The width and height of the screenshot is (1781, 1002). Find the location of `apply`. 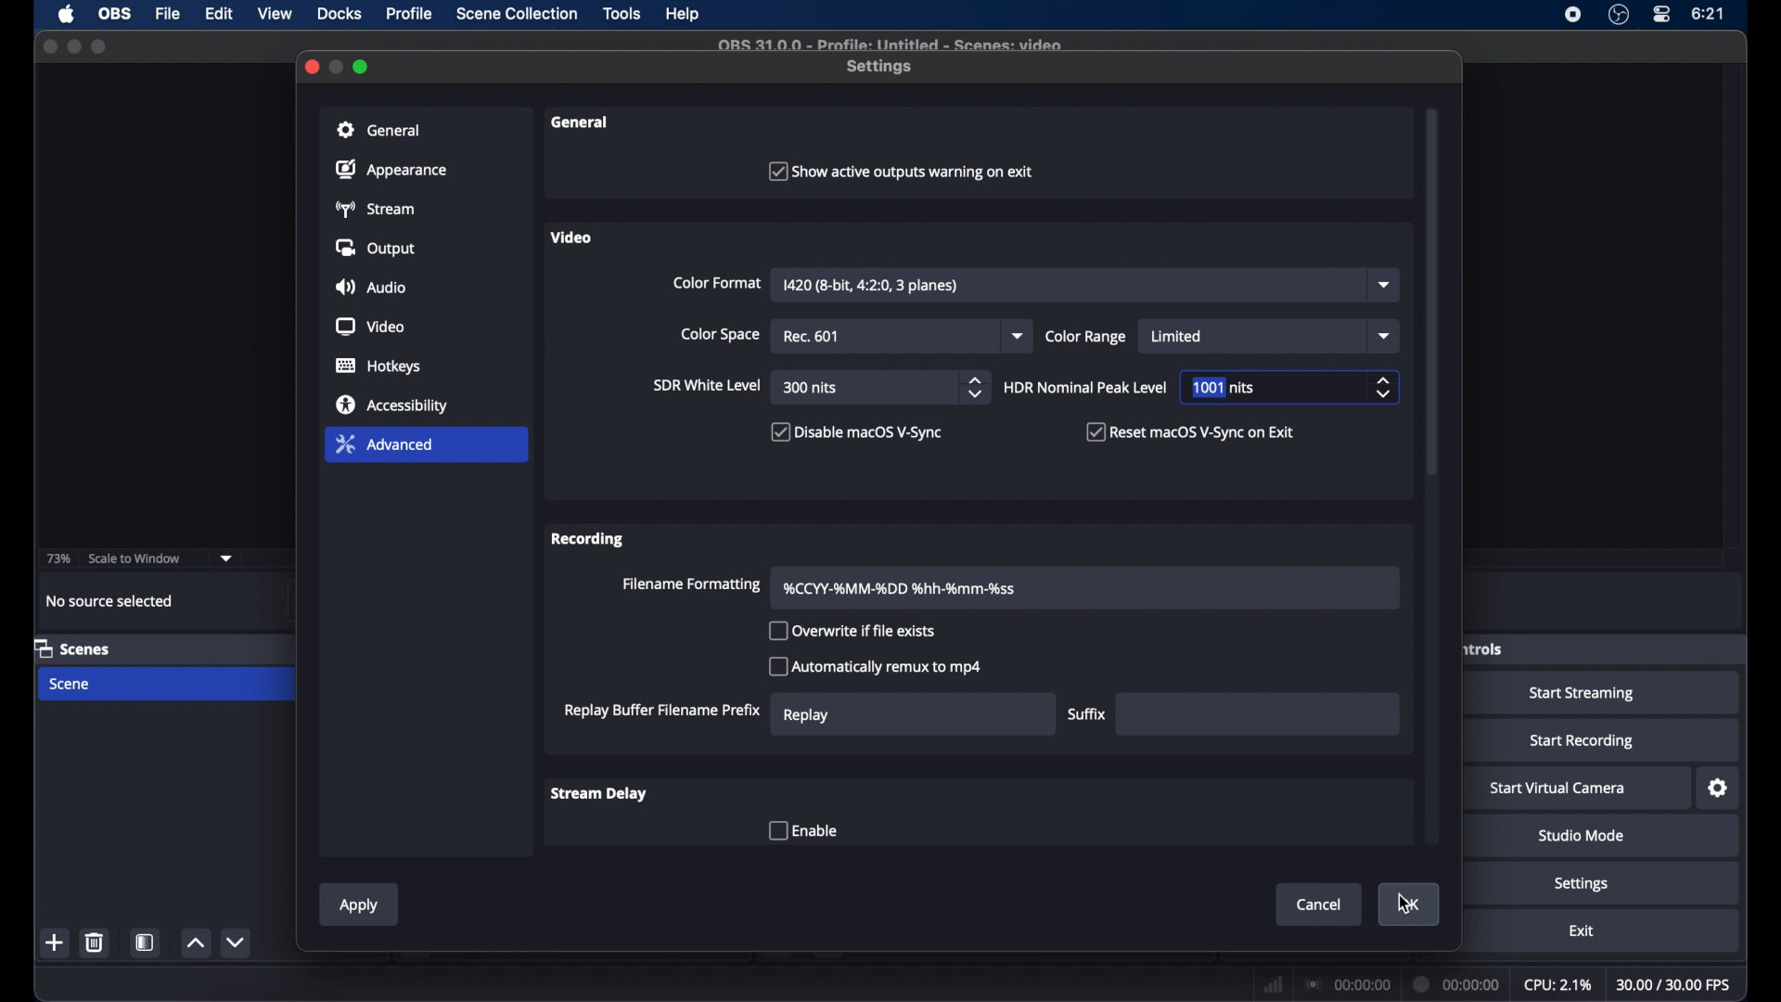

apply is located at coordinates (358, 906).